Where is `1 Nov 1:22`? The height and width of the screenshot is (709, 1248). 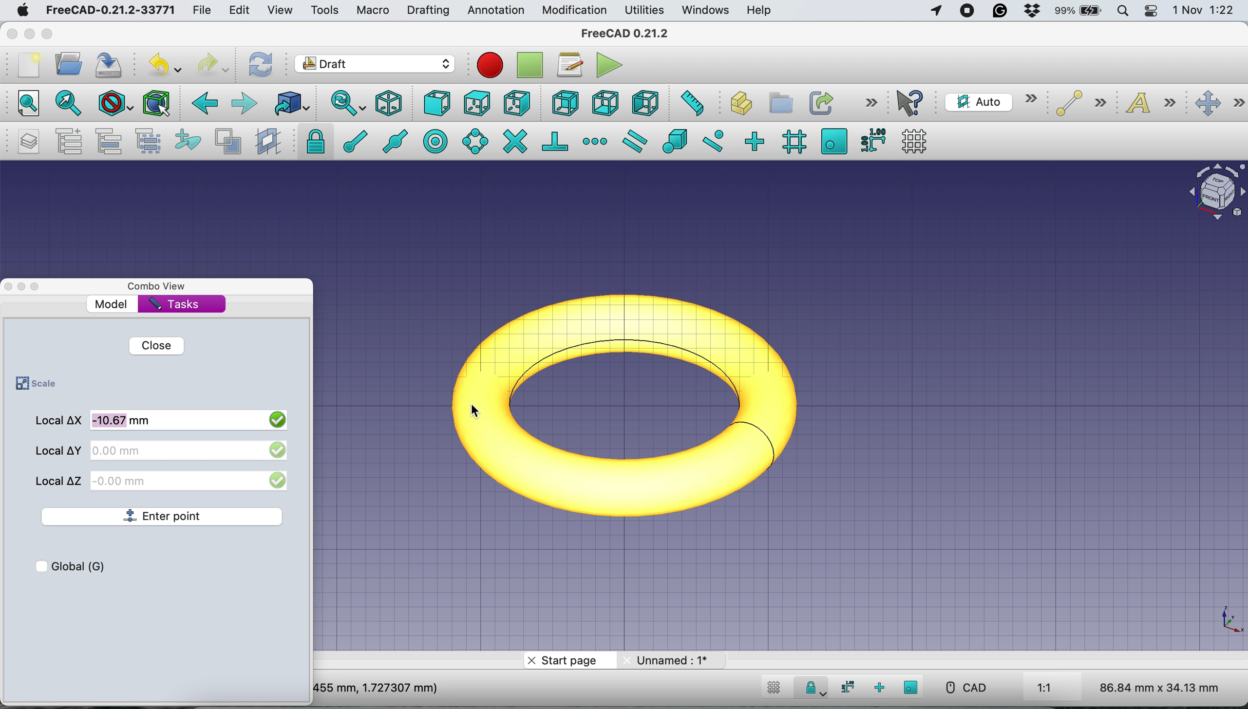 1 Nov 1:22 is located at coordinates (1202, 11).